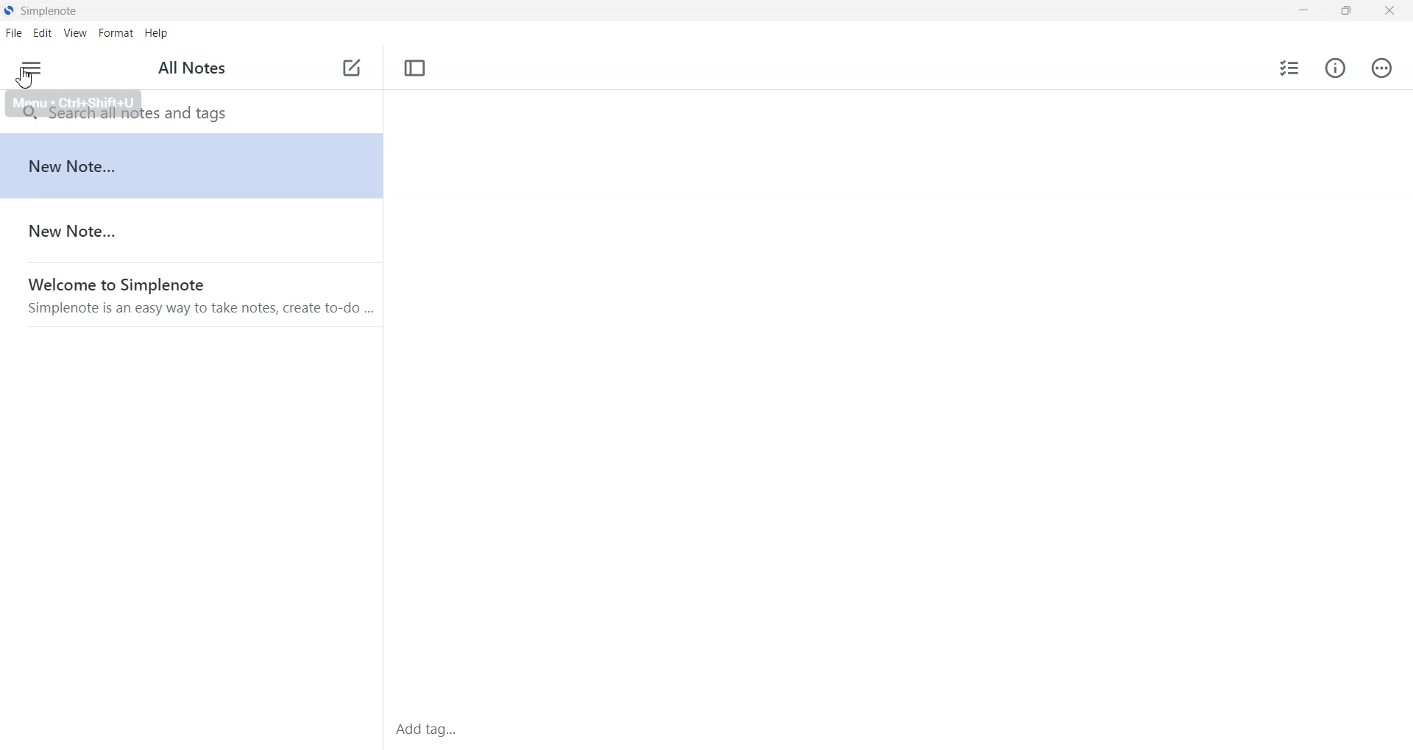  I want to click on Note, so click(191, 166).